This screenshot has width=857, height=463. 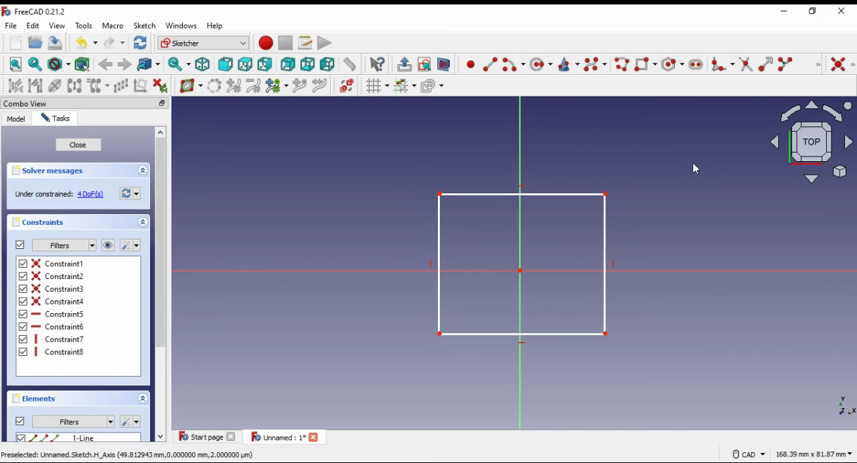 I want to click on macro, so click(x=113, y=25).